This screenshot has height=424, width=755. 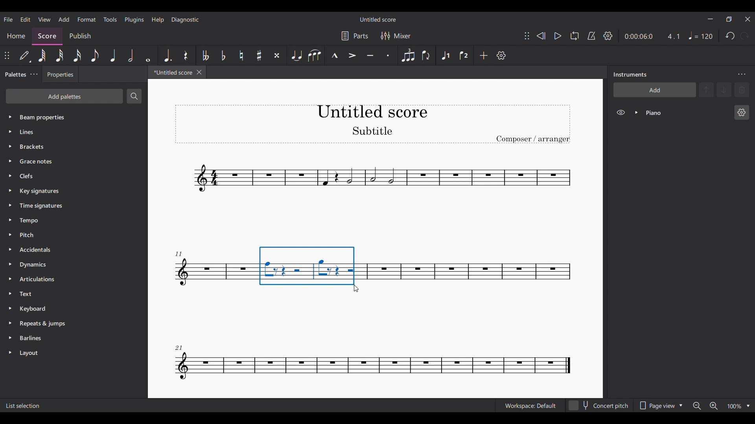 I want to click on Redo, so click(x=745, y=36).